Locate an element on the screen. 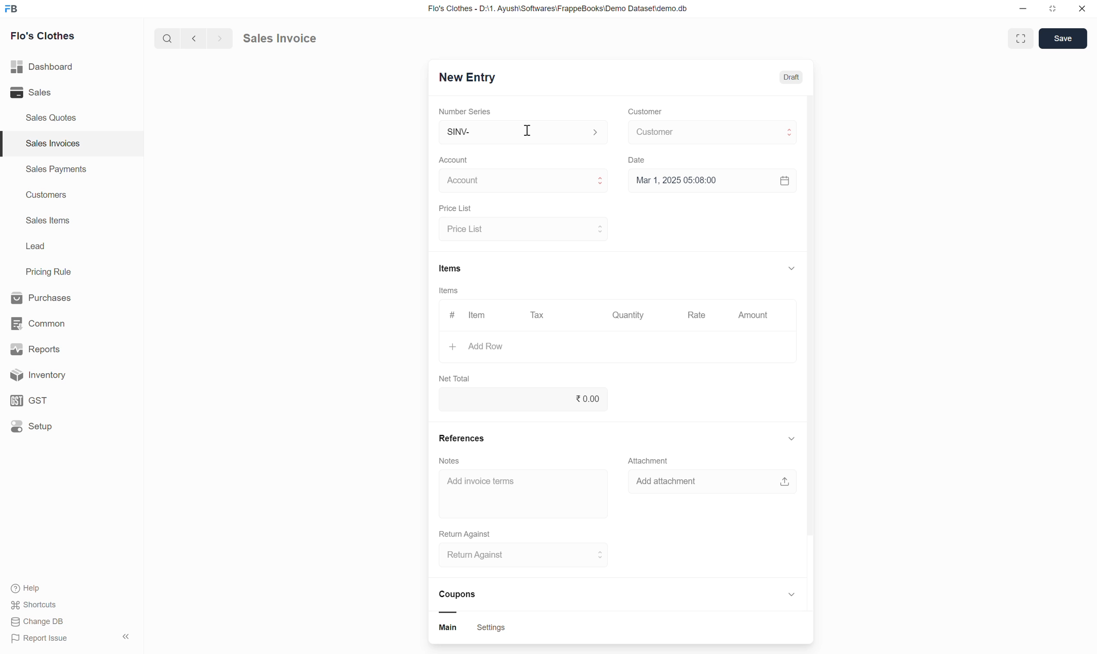 The image size is (1097, 654). Dashboard  is located at coordinates (57, 67).